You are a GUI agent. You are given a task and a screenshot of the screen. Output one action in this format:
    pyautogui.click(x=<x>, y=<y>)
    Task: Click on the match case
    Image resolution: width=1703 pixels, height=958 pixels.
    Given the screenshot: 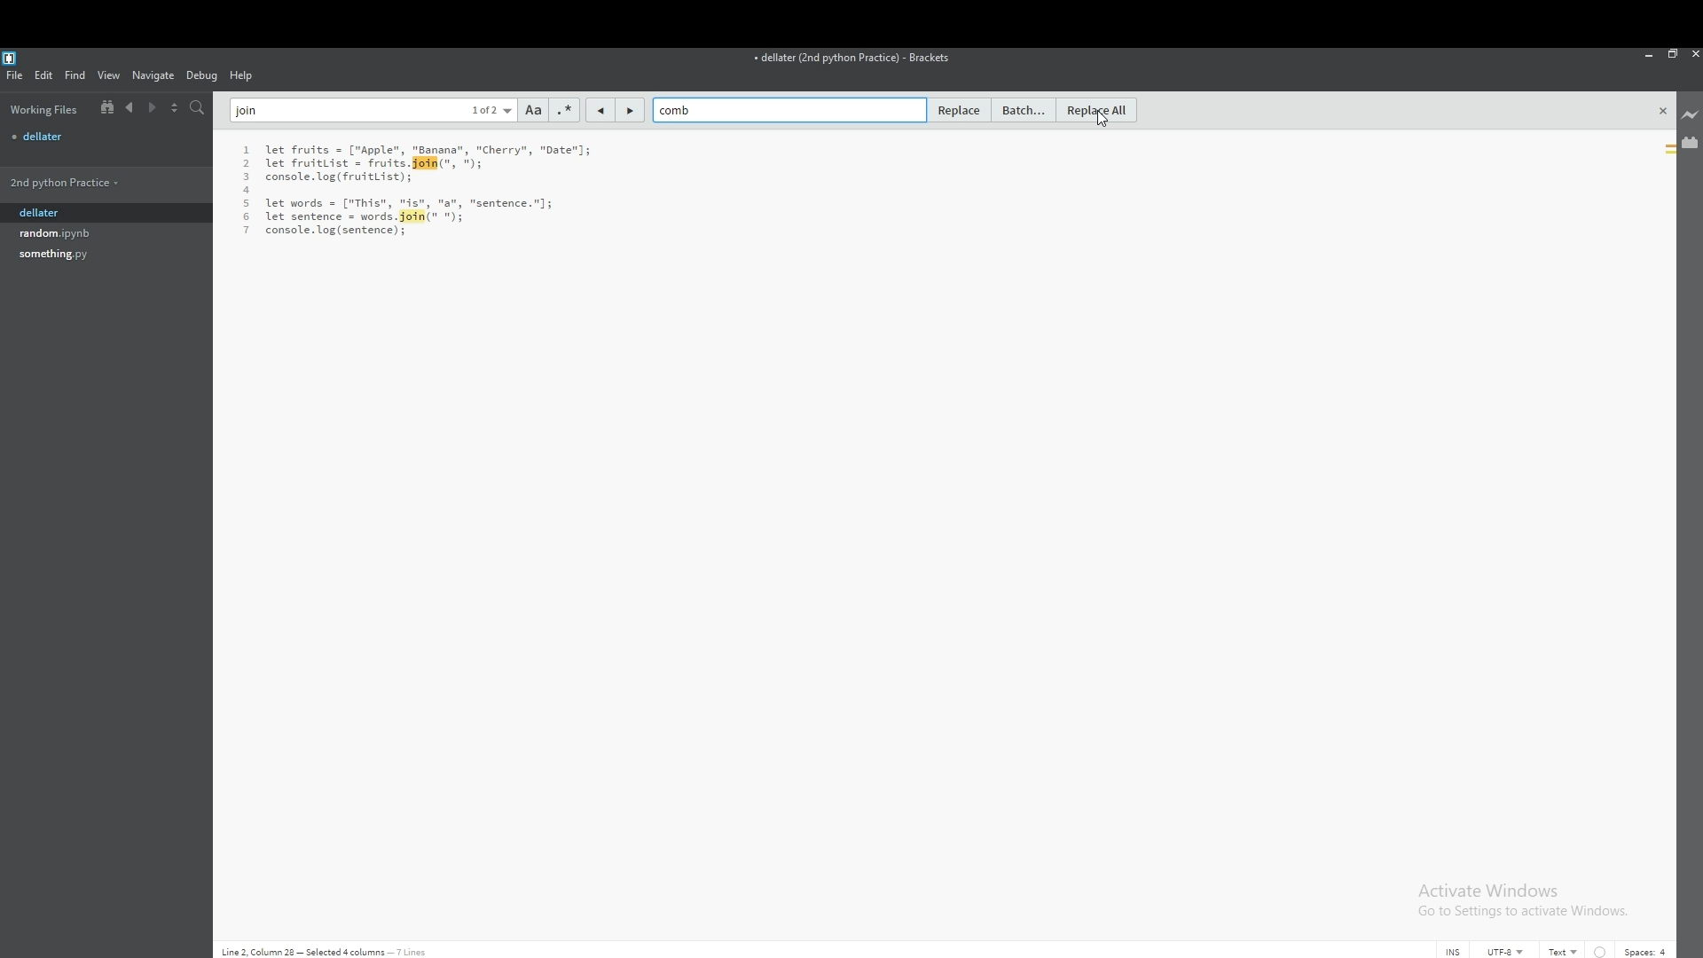 What is the action you would take?
    pyautogui.click(x=534, y=111)
    